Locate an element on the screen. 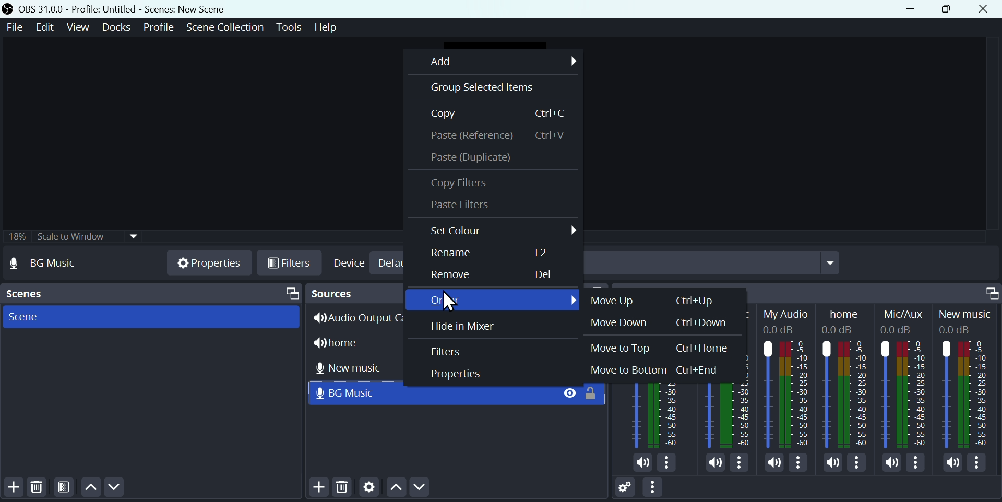 The height and width of the screenshot is (502, 1002). Setting is located at coordinates (616, 485).